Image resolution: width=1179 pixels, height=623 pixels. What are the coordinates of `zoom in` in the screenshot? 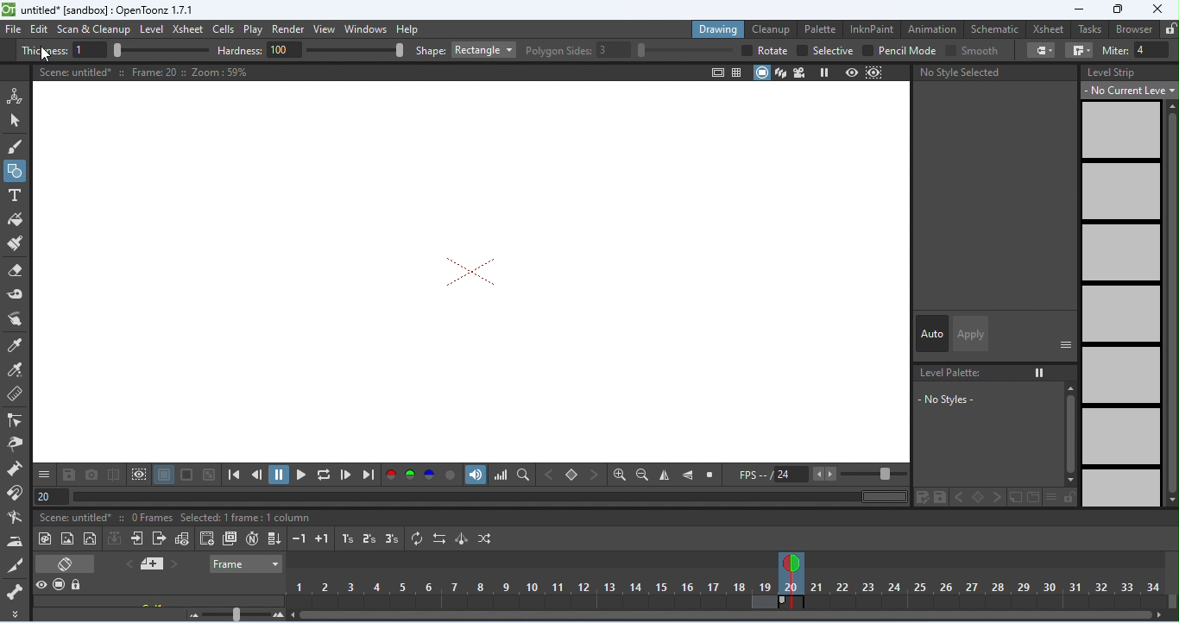 It's located at (620, 475).